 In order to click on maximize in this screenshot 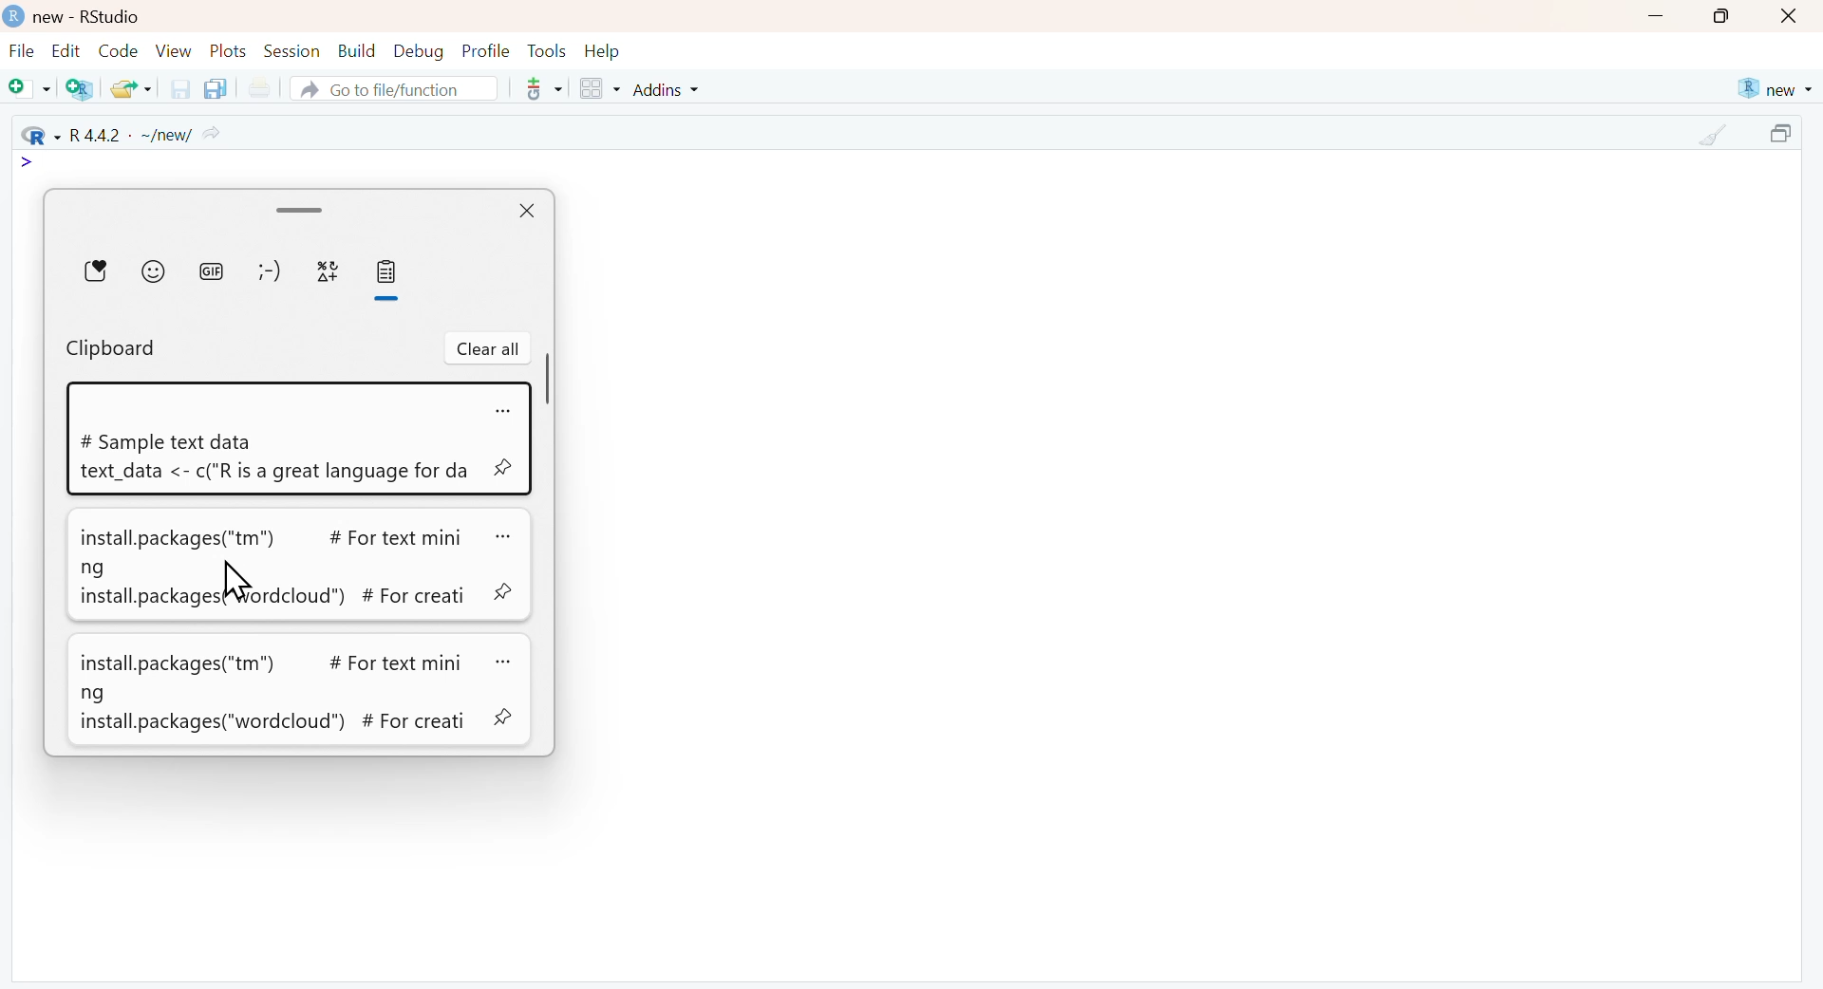, I will do `click(1725, 16)`.